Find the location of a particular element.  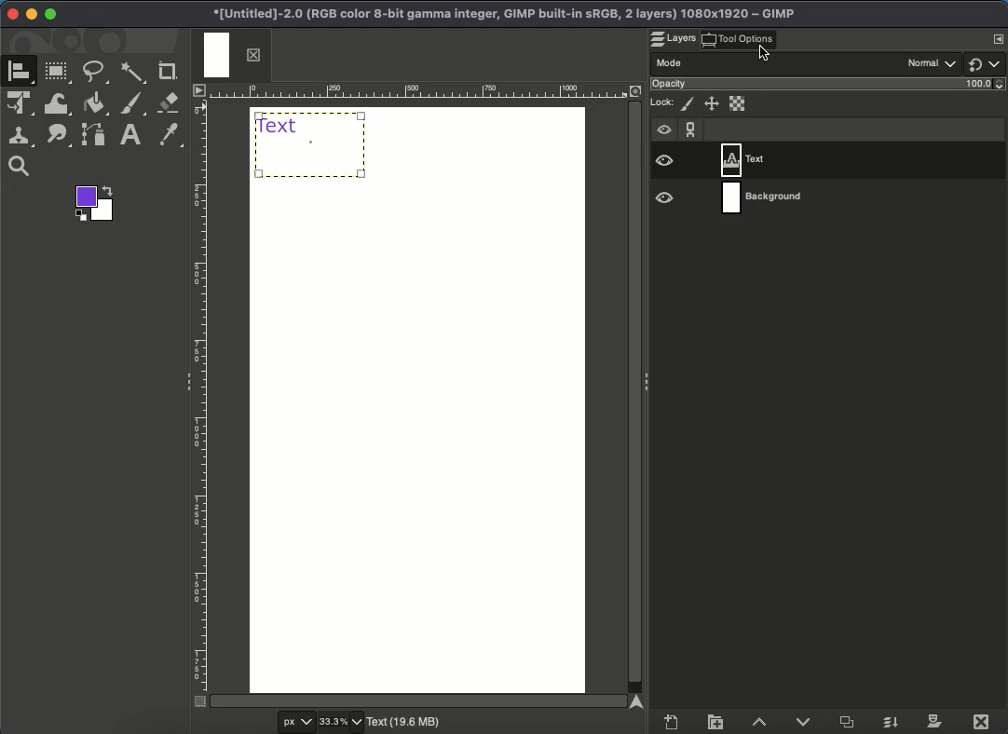

Path is located at coordinates (92, 137).